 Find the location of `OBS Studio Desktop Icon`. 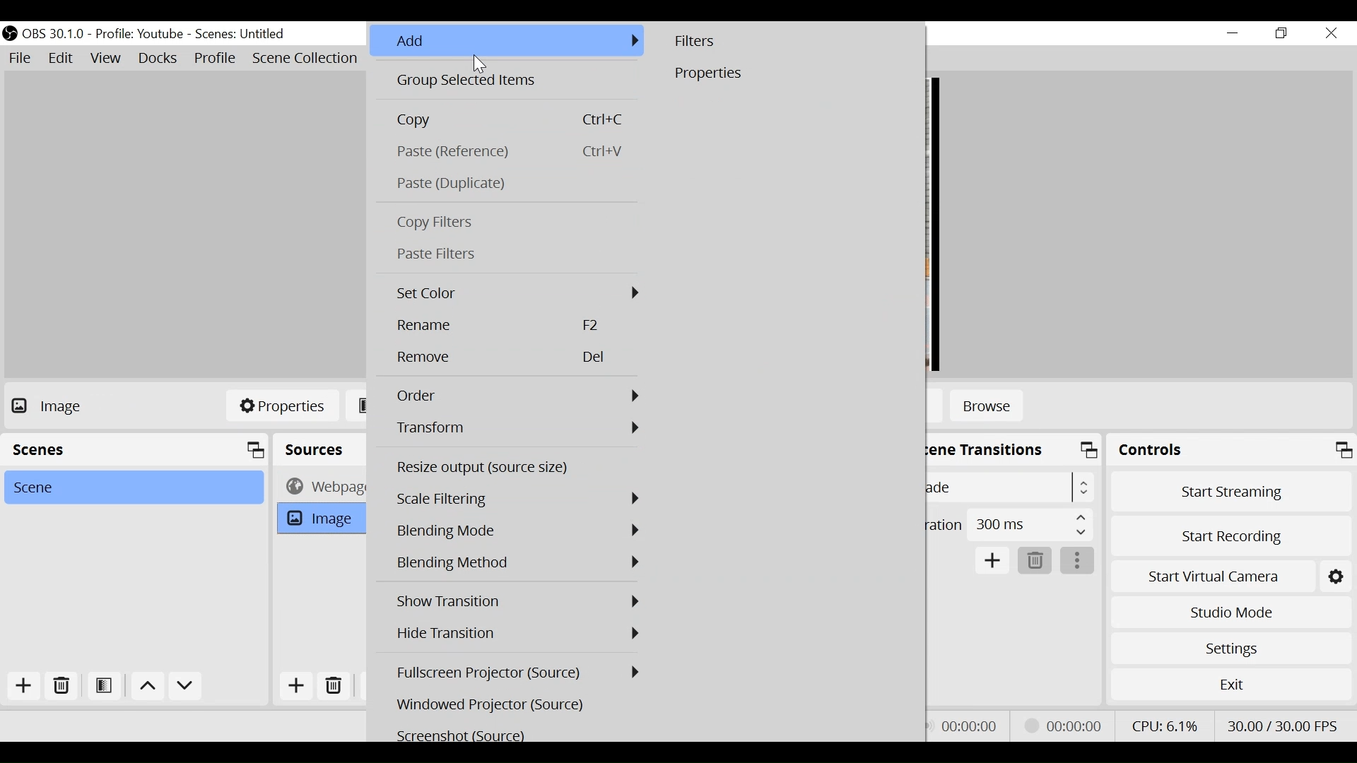

OBS Studio Desktop Icon is located at coordinates (9, 33).